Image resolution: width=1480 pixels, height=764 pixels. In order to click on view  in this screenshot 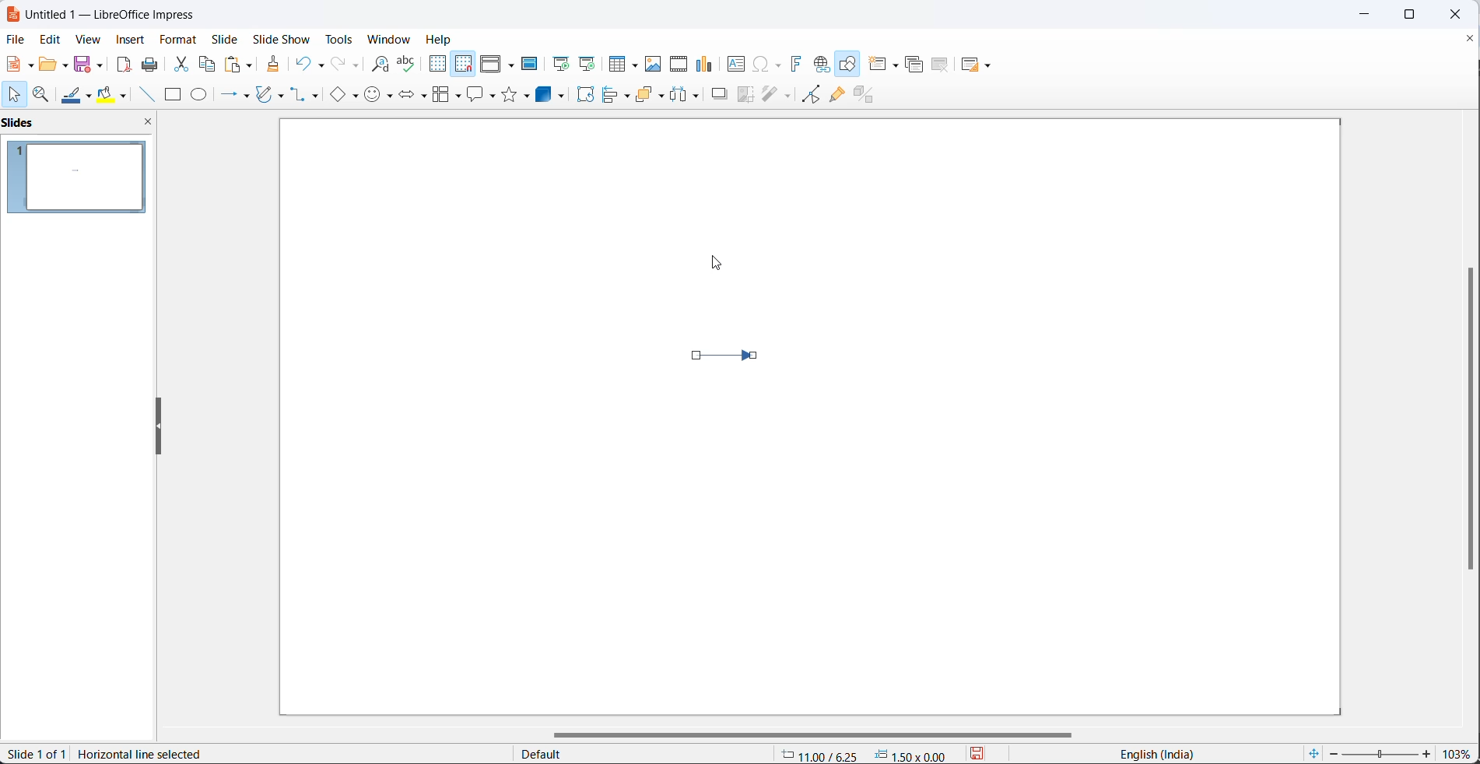, I will do `click(89, 39)`.